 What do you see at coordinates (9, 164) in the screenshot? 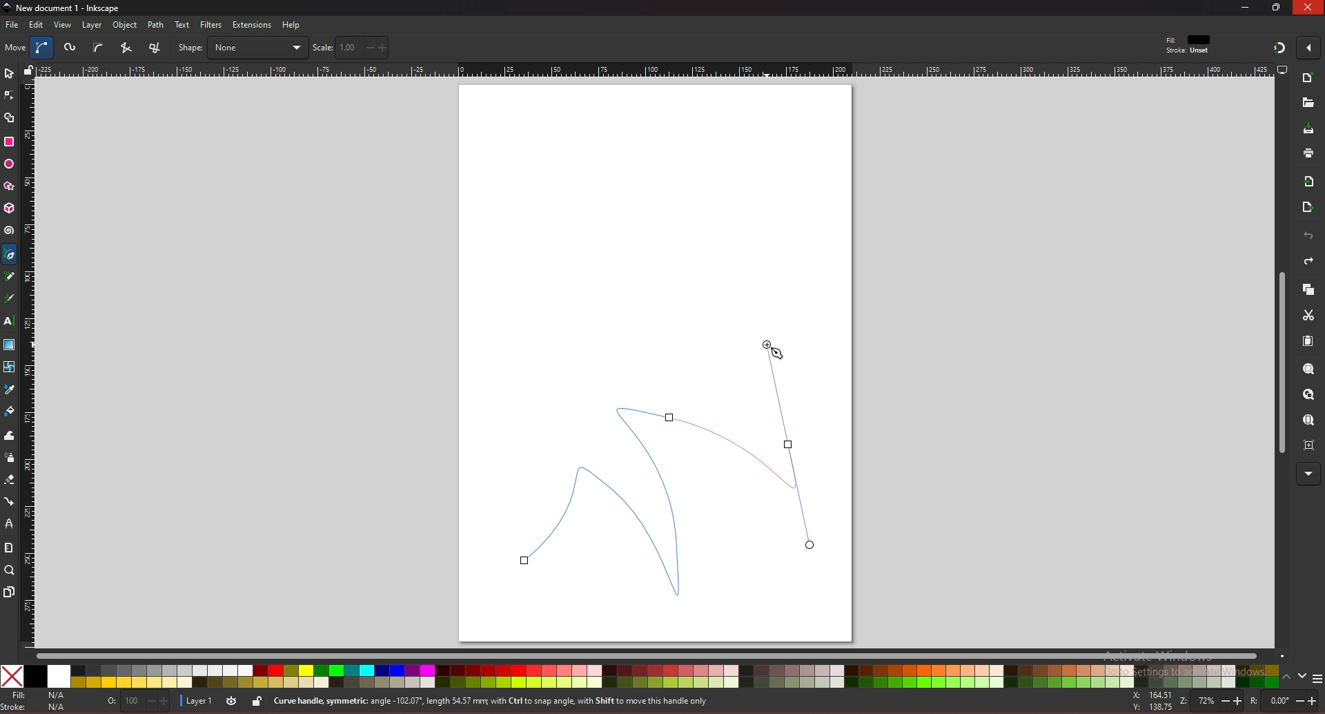
I see `ellipse` at bounding box center [9, 164].